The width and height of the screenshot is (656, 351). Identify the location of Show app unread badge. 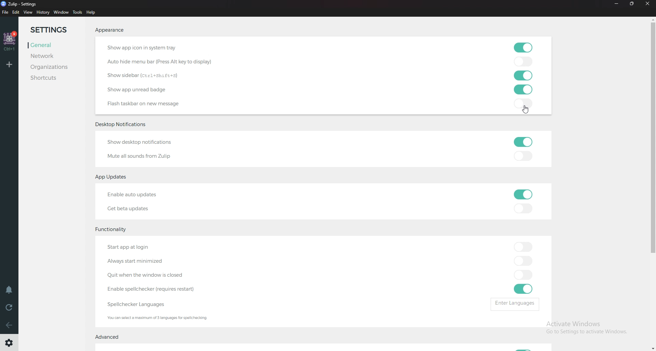
(140, 89).